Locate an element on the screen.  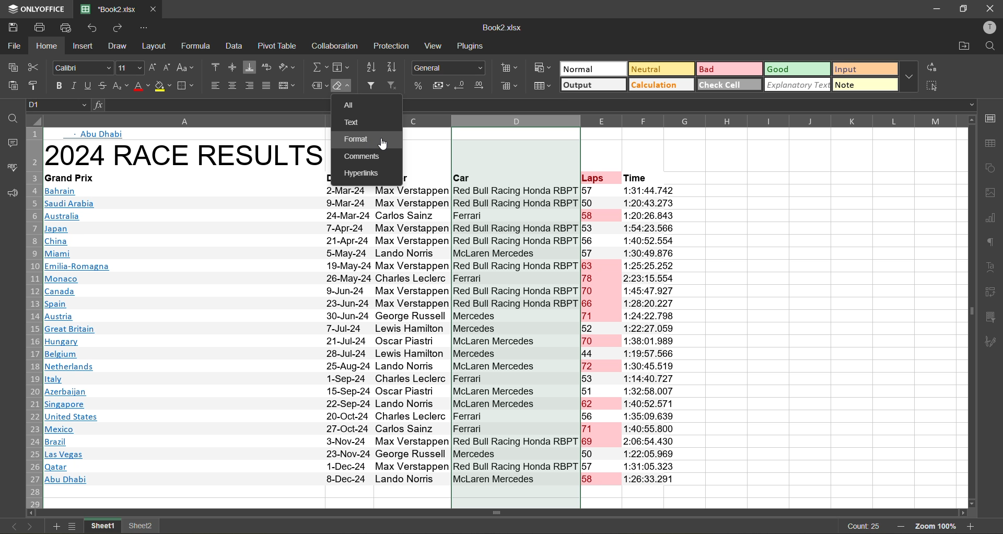
justified is located at coordinates (267, 86).